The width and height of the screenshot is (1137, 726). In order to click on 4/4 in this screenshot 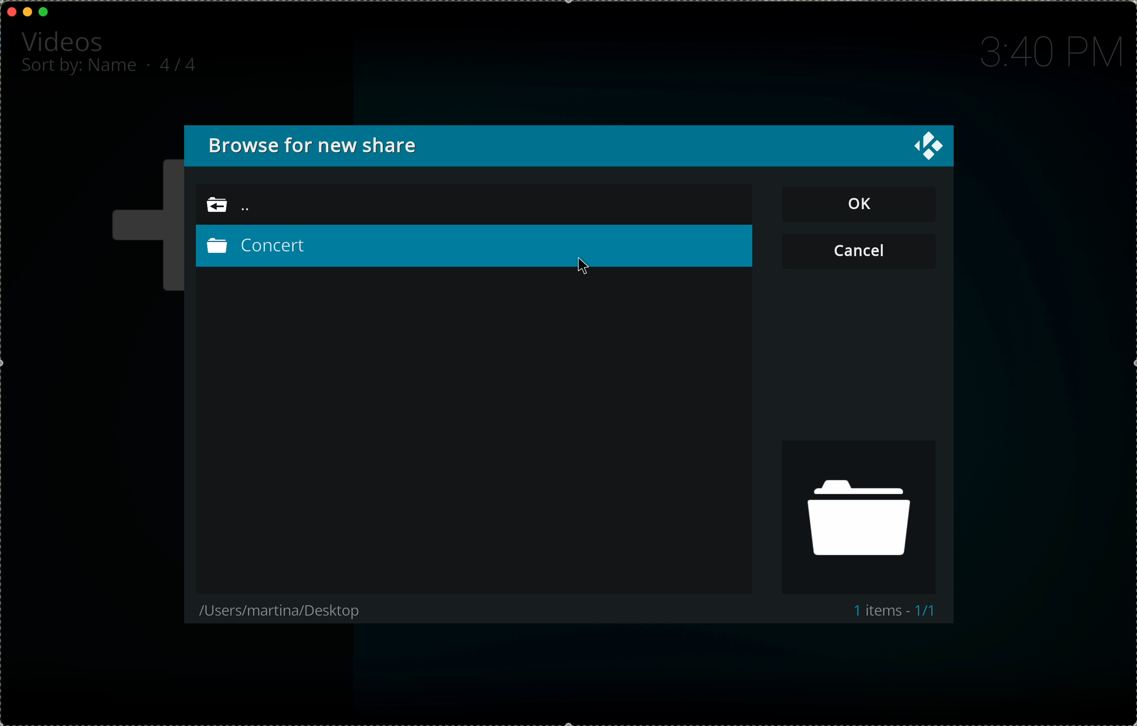, I will do `click(183, 63)`.